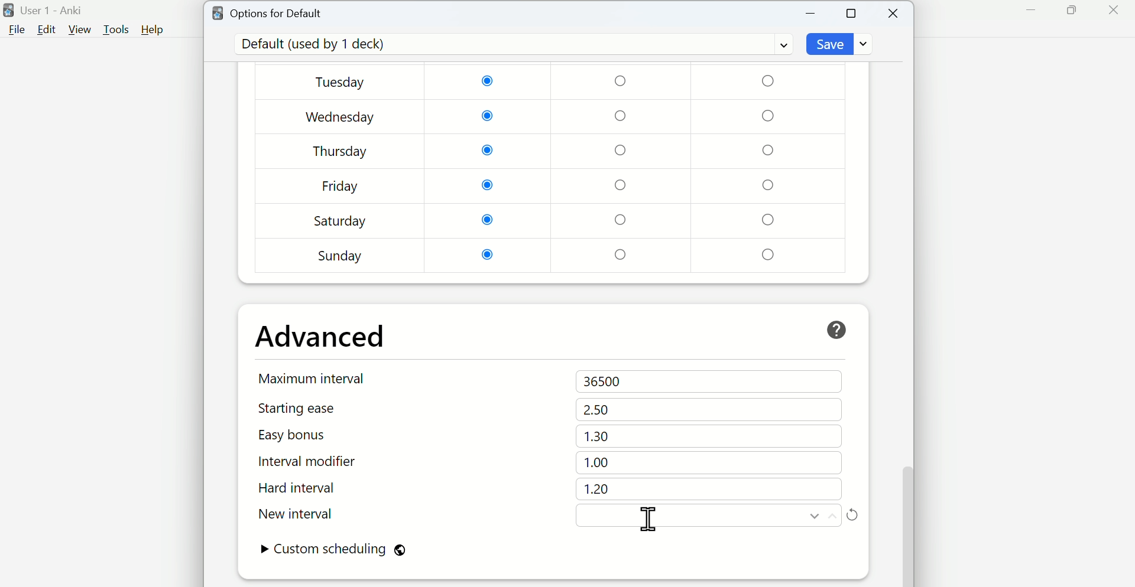  Describe the element at coordinates (312, 490) in the screenshot. I see `Hard interval` at that location.